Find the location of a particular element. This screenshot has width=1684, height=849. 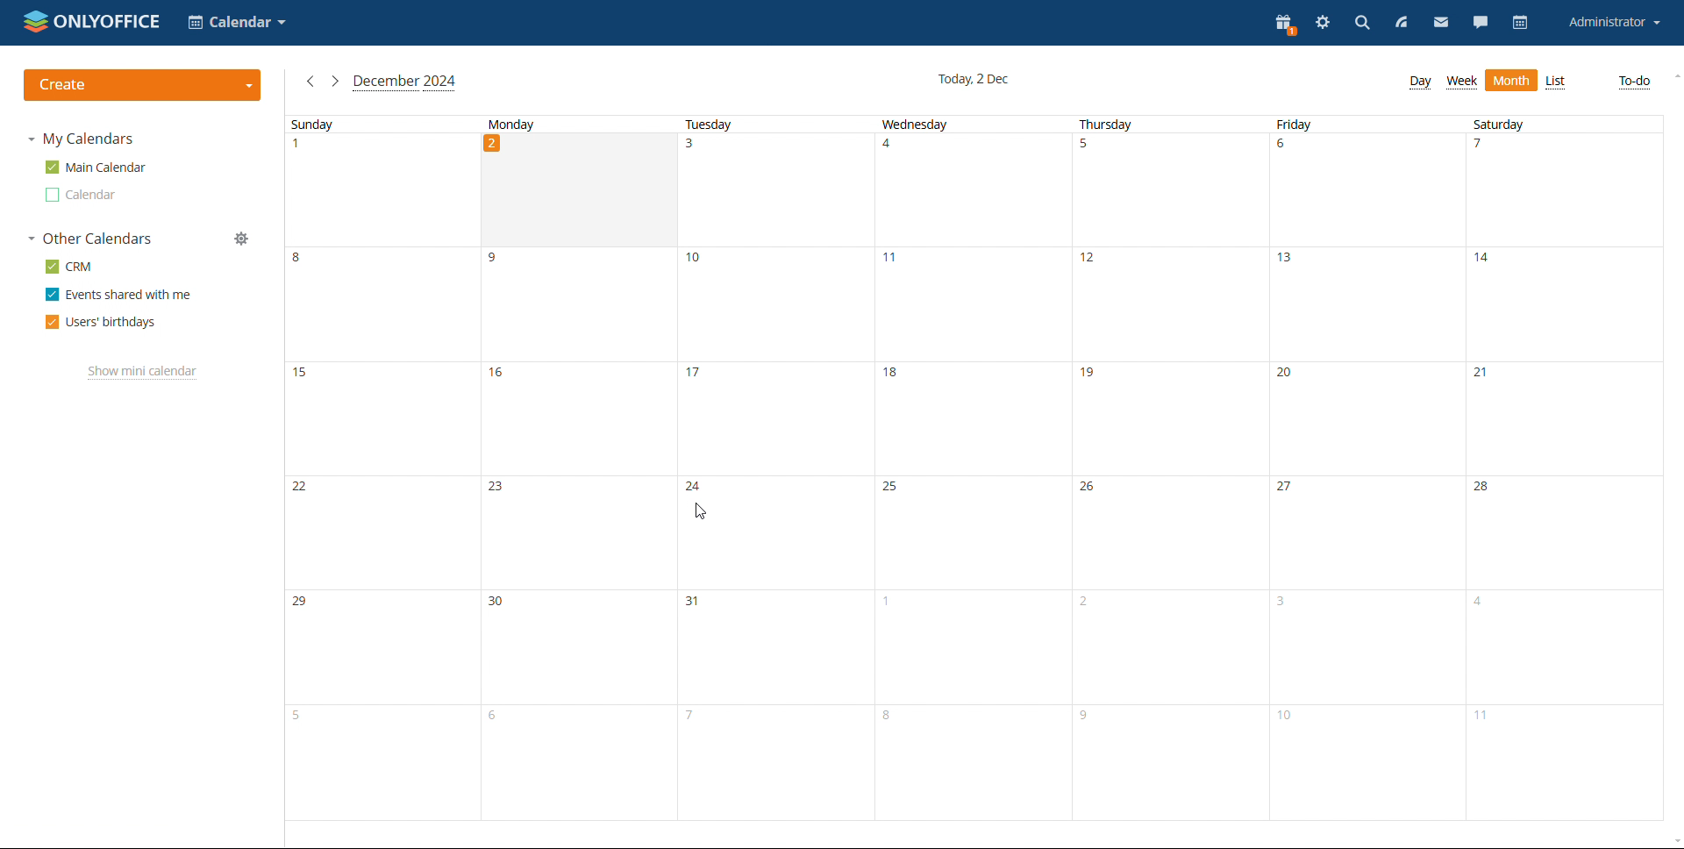

users' birthdays is located at coordinates (100, 322).